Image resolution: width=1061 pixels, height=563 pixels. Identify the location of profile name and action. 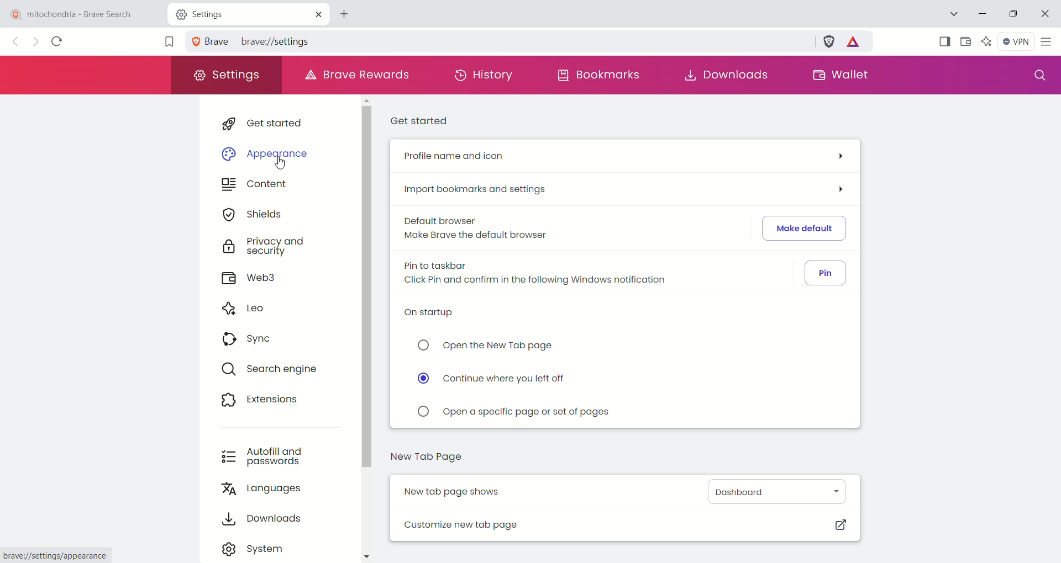
(623, 158).